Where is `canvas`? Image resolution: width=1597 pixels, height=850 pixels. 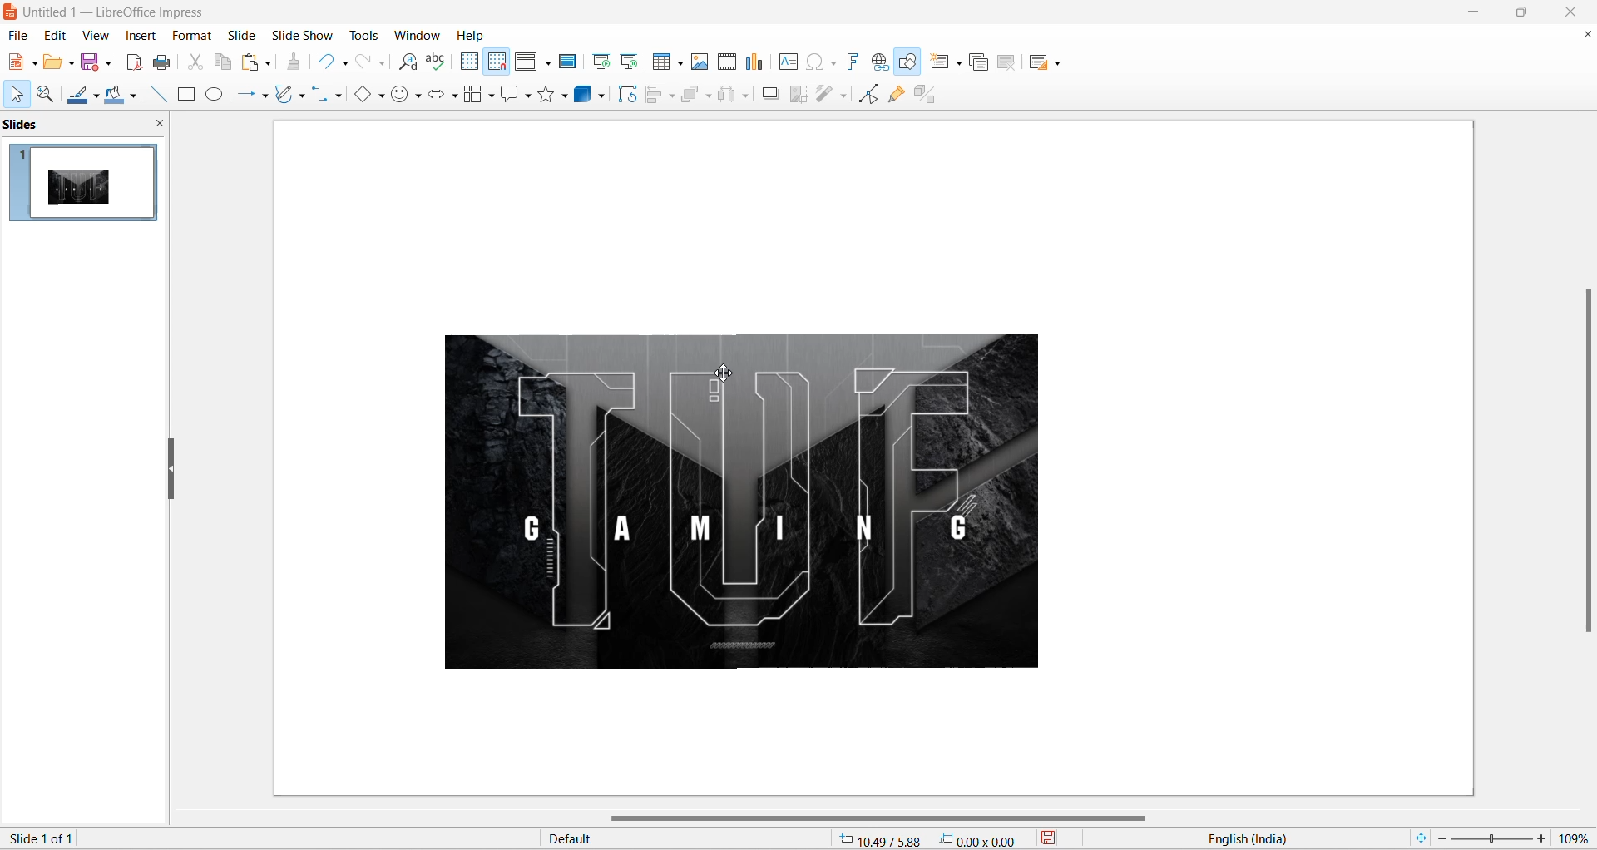 canvas is located at coordinates (868, 462).